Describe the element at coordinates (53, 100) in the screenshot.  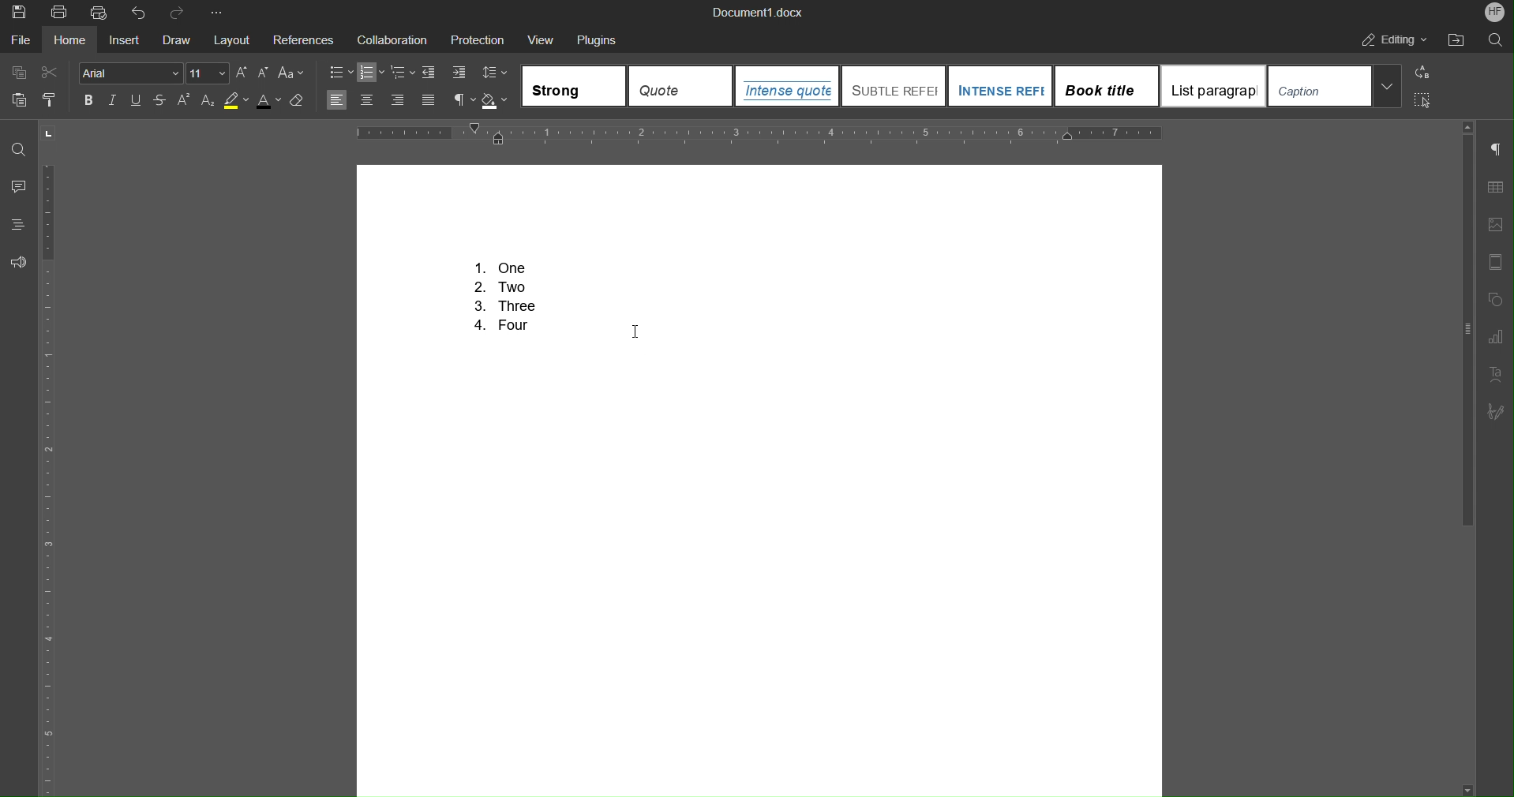
I see `Copy Style` at that location.